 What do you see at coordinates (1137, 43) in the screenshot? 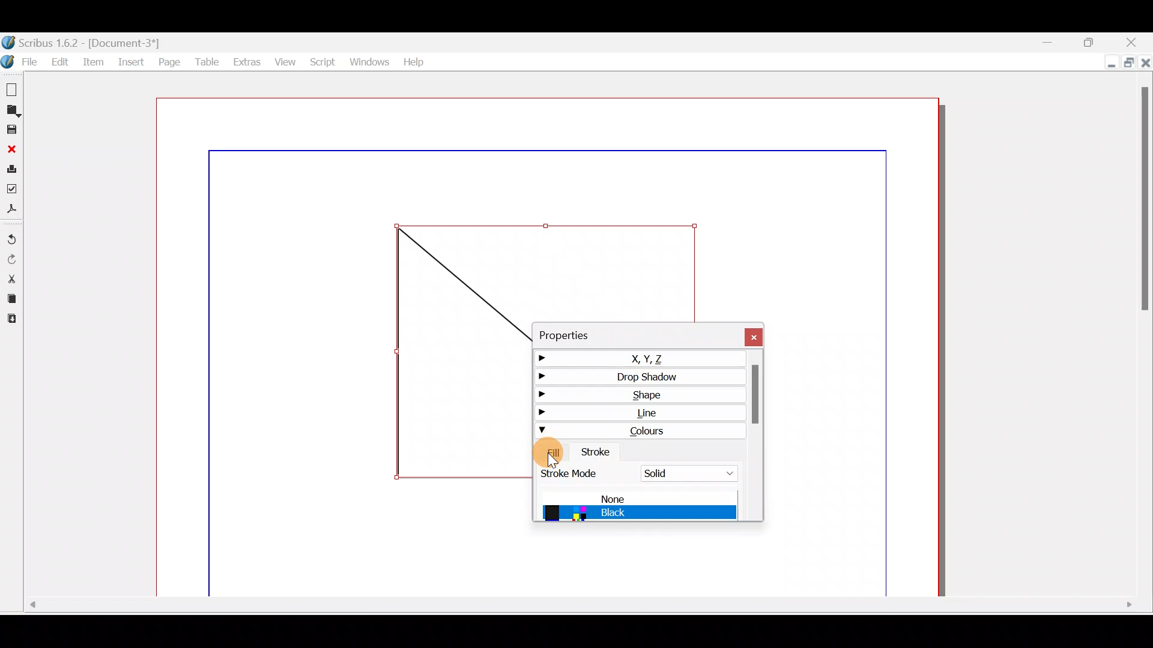
I see `Close` at bounding box center [1137, 43].